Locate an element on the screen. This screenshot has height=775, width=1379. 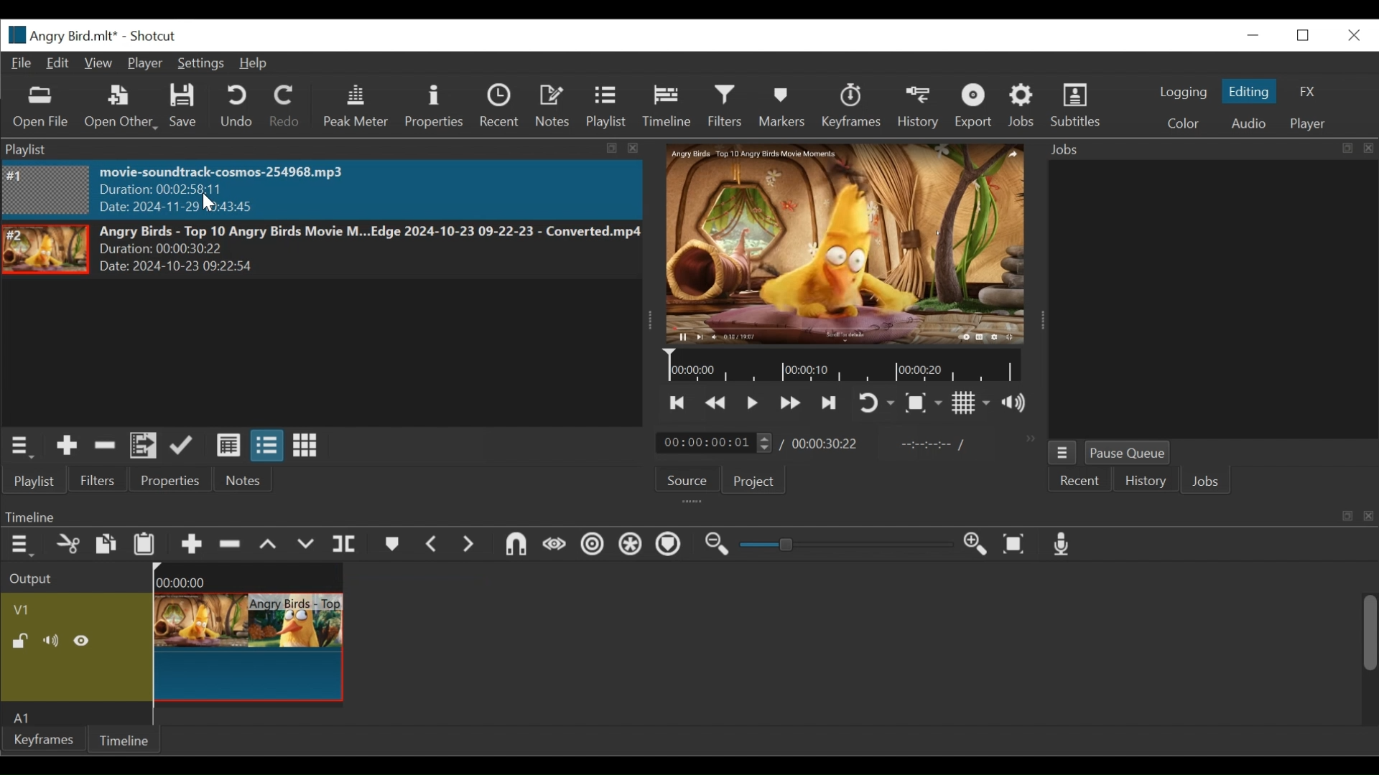
Slider is located at coordinates (847, 546).